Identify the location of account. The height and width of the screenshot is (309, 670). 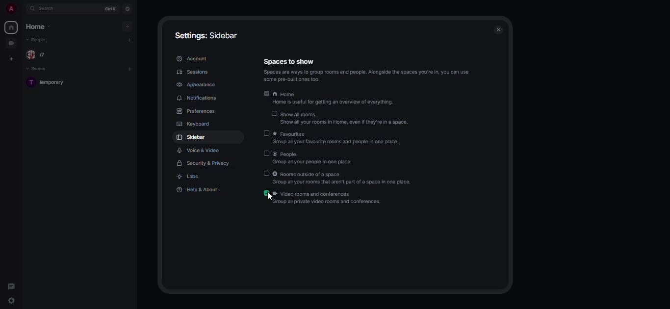
(192, 59).